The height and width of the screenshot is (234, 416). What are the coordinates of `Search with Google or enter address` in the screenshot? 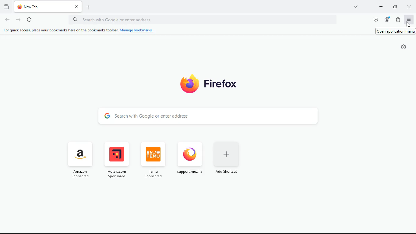 It's located at (209, 115).